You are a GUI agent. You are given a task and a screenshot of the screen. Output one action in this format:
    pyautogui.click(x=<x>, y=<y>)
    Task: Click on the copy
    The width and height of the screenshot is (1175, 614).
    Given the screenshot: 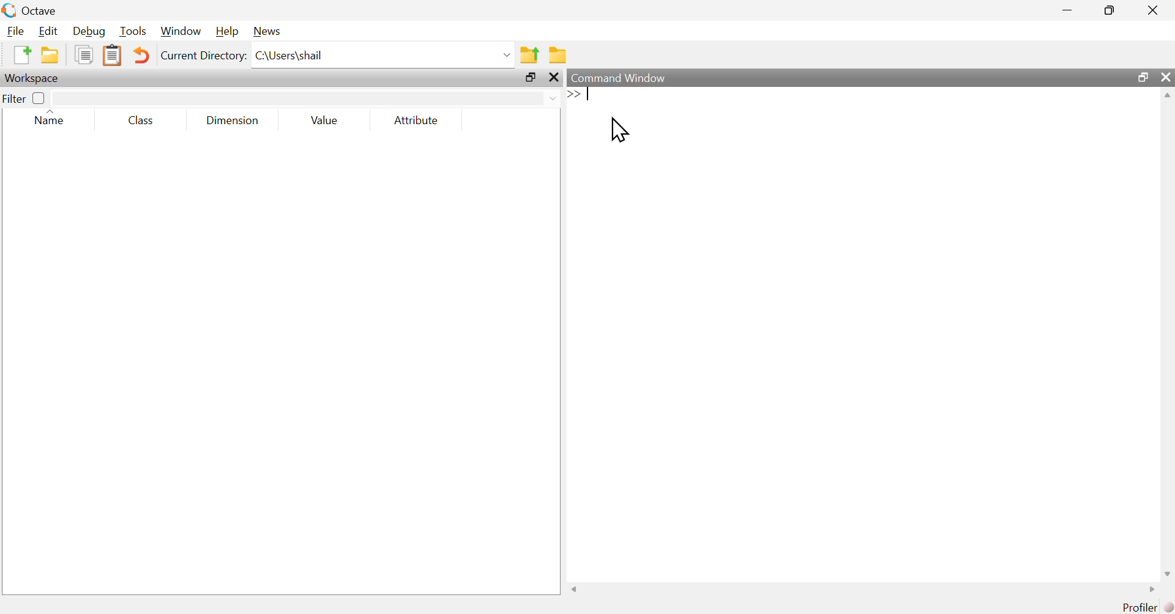 What is the action you would take?
    pyautogui.click(x=83, y=55)
    